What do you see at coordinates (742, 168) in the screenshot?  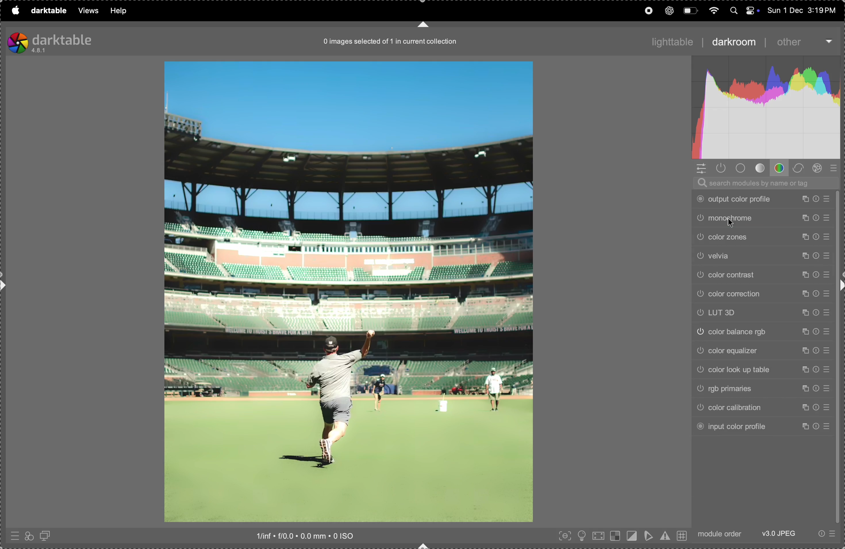 I see `base` at bounding box center [742, 168].